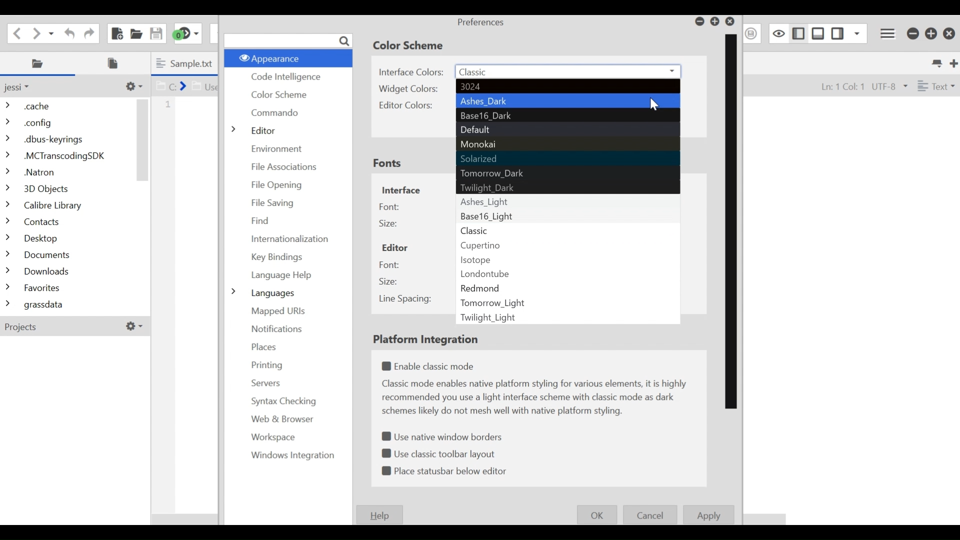 This screenshot has height=540, width=960. I want to click on Internationalization, so click(291, 239).